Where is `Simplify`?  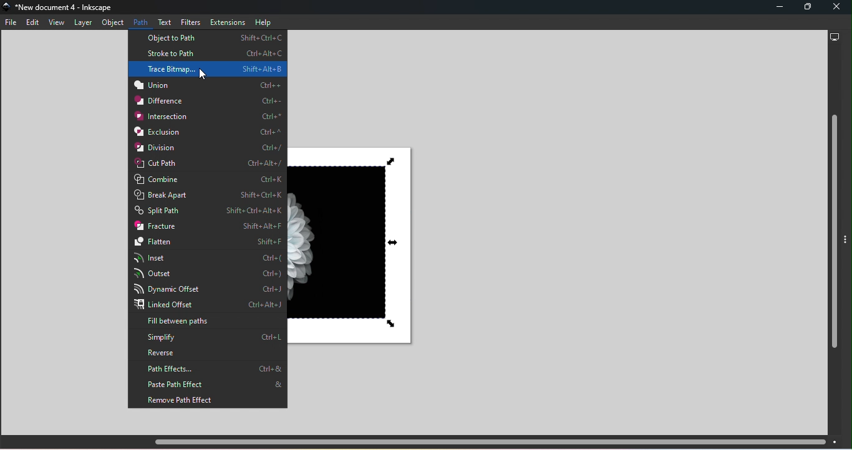
Simplify is located at coordinates (210, 337).